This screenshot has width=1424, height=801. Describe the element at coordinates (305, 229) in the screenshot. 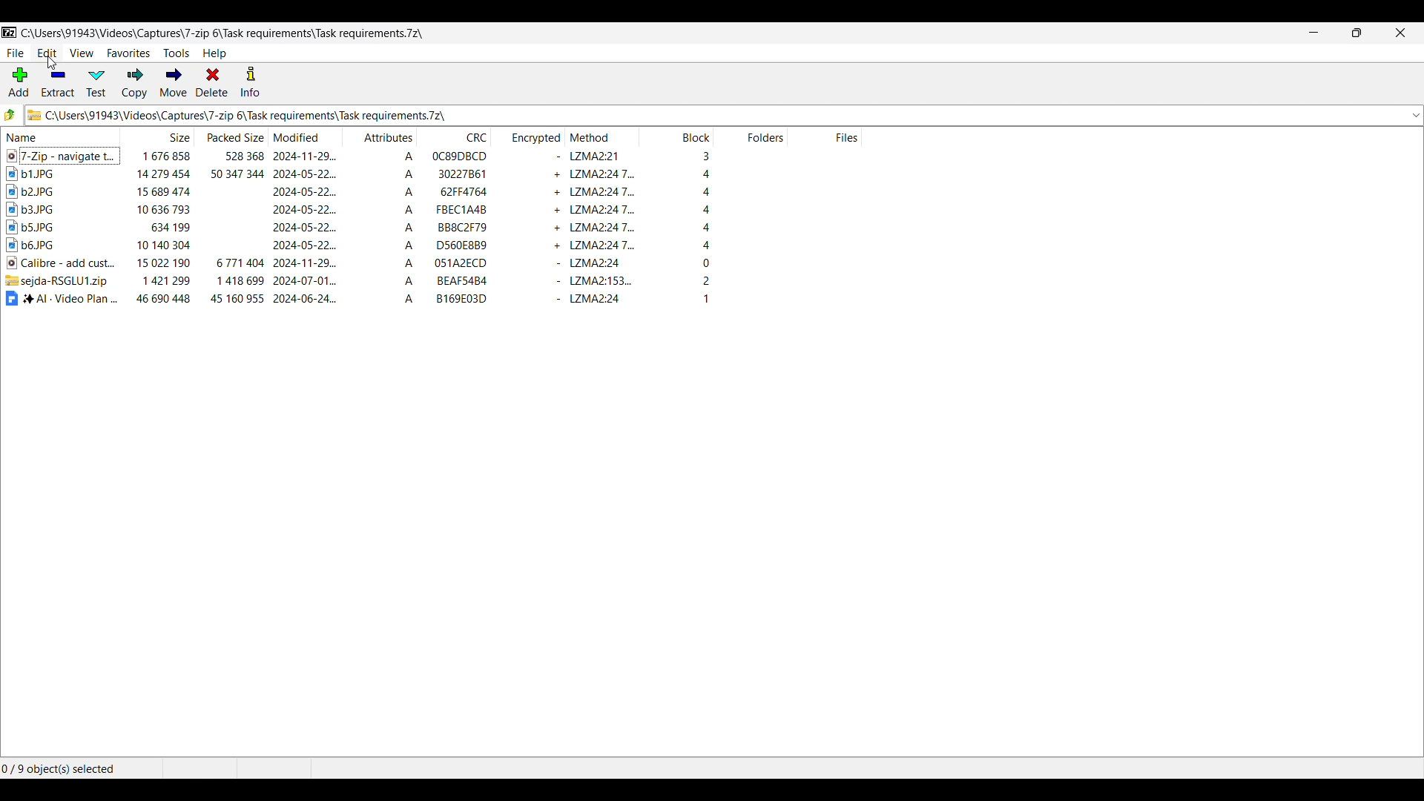

I see `Modified Date` at that location.